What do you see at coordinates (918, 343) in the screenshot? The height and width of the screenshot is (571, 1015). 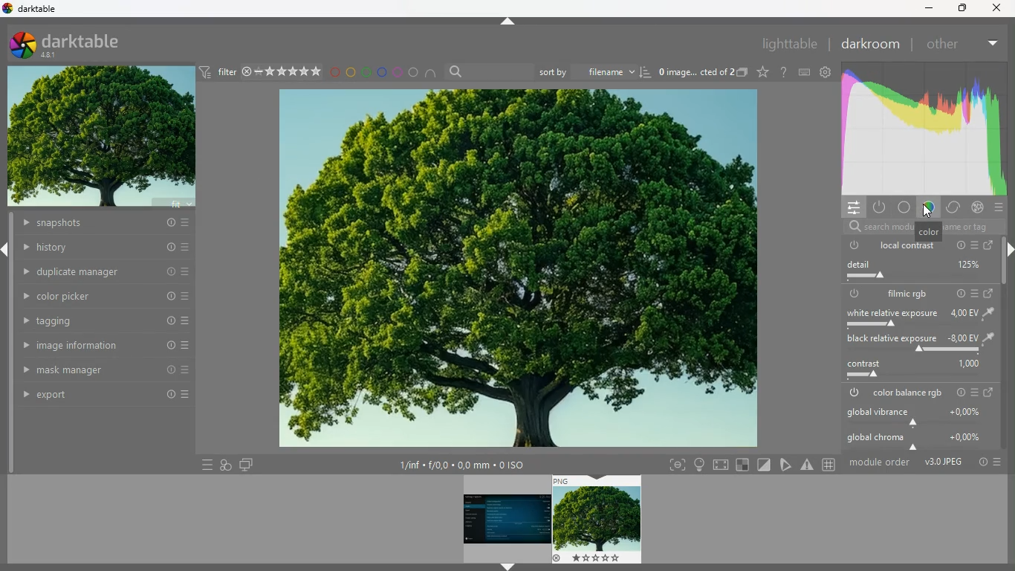 I see `black relative exposure` at bounding box center [918, 343].